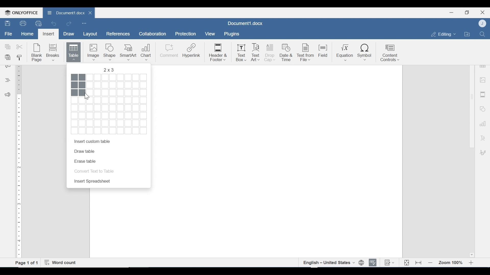 This screenshot has width=490, height=275. I want to click on Zoom out, so click(431, 263).